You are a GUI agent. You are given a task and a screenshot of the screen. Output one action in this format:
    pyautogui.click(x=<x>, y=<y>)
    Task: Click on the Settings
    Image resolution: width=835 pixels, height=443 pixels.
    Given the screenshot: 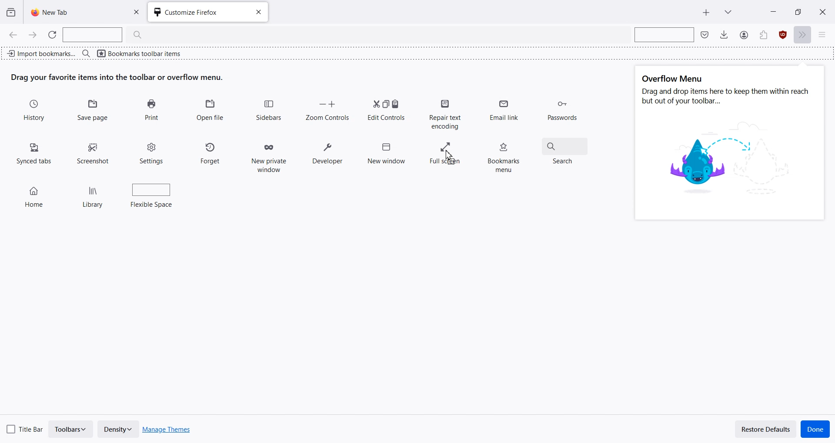 What is the action you would take?
    pyautogui.click(x=153, y=152)
    